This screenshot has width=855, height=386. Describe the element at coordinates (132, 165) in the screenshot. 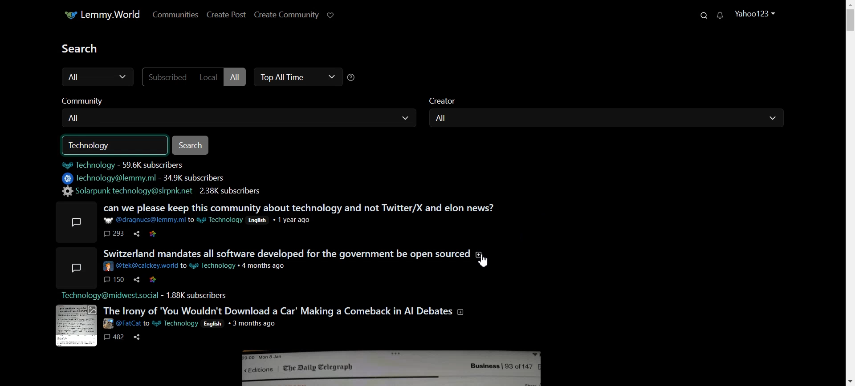

I see ` Technology - 59.6K subscribers` at that location.